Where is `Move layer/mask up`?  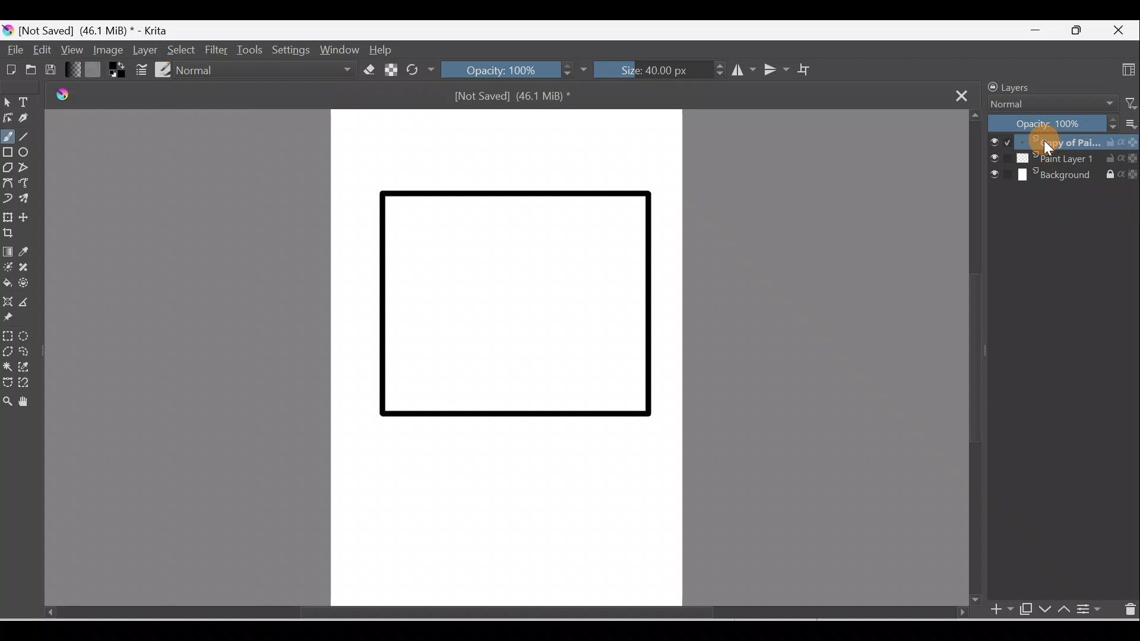
Move layer/mask up is located at coordinates (1066, 611).